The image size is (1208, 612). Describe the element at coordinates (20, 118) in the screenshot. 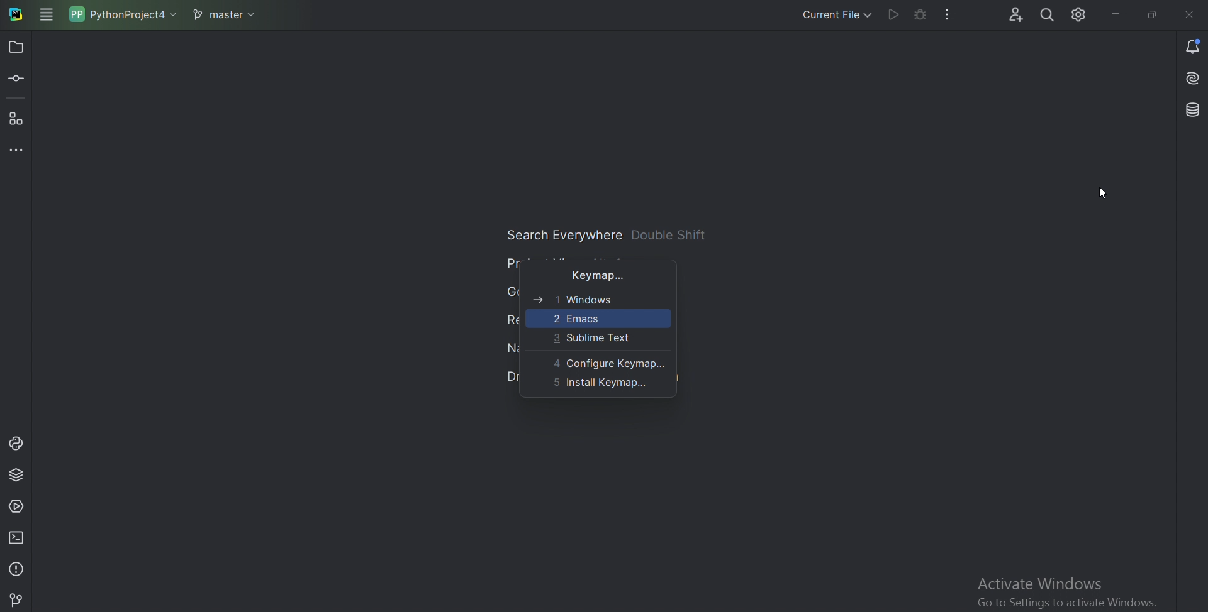

I see `Structure` at that location.